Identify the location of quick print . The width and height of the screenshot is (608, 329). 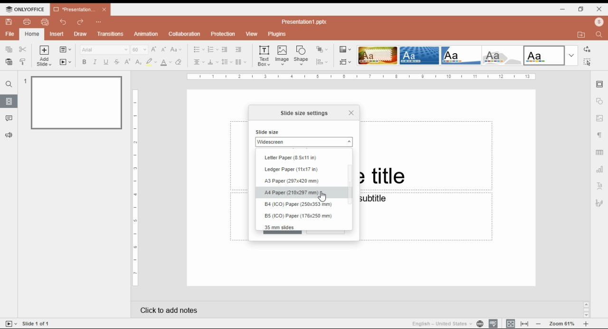
(45, 22).